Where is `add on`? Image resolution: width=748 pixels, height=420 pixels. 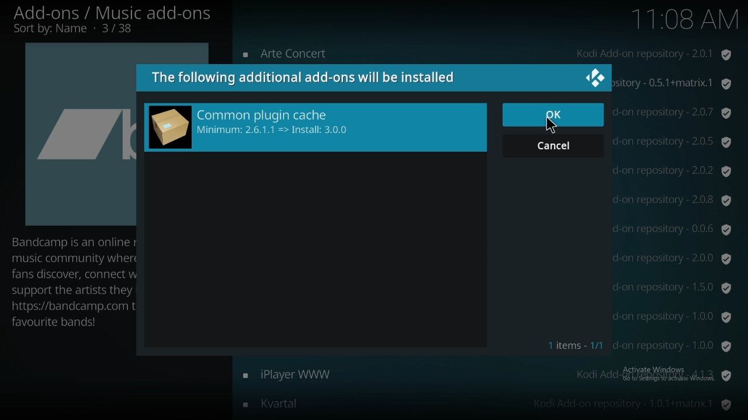 add on is located at coordinates (486, 375).